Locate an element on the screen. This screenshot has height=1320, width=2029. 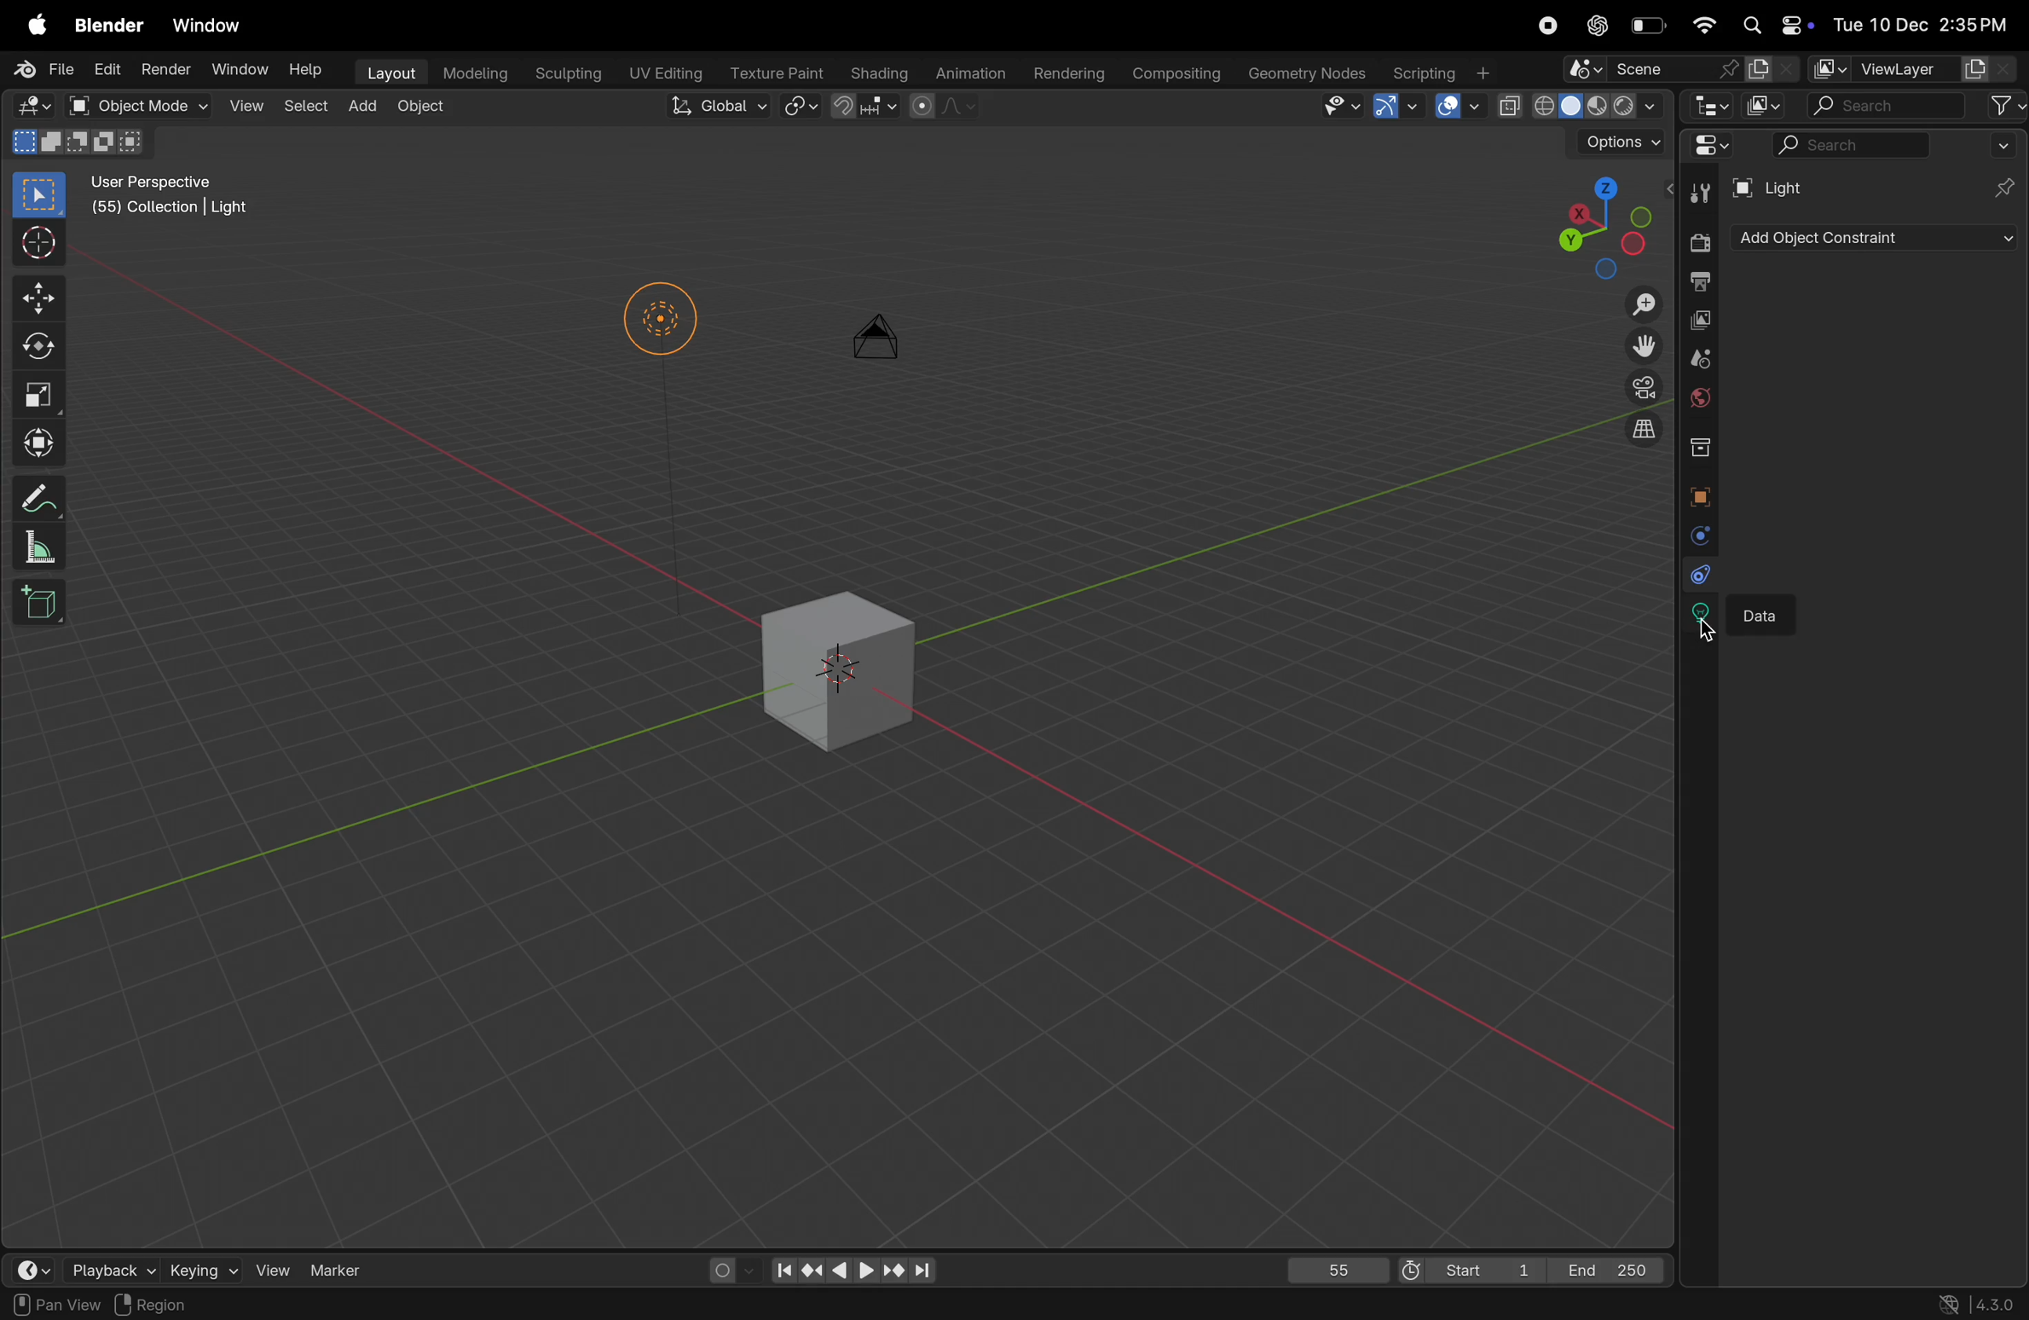
rotate is located at coordinates (38, 350).